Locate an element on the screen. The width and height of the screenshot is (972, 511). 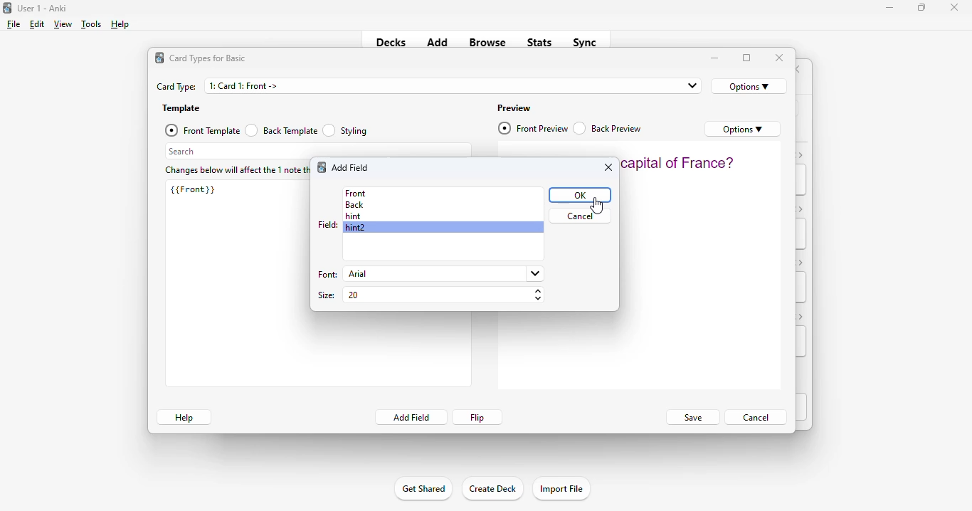
get shared is located at coordinates (423, 488).